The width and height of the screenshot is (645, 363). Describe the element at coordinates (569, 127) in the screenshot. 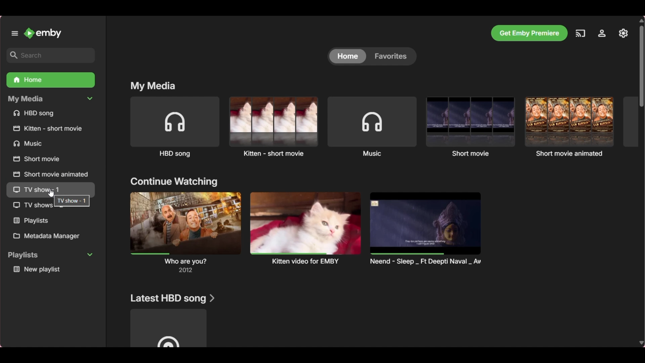

I see `Short film` at that location.